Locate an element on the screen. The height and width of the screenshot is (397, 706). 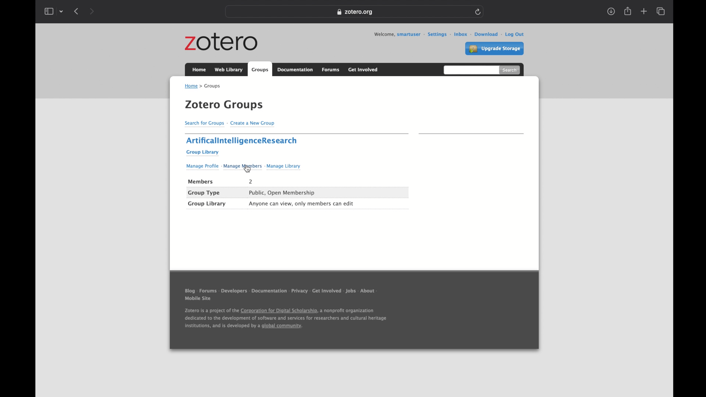
tab group picker is located at coordinates (61, 11).